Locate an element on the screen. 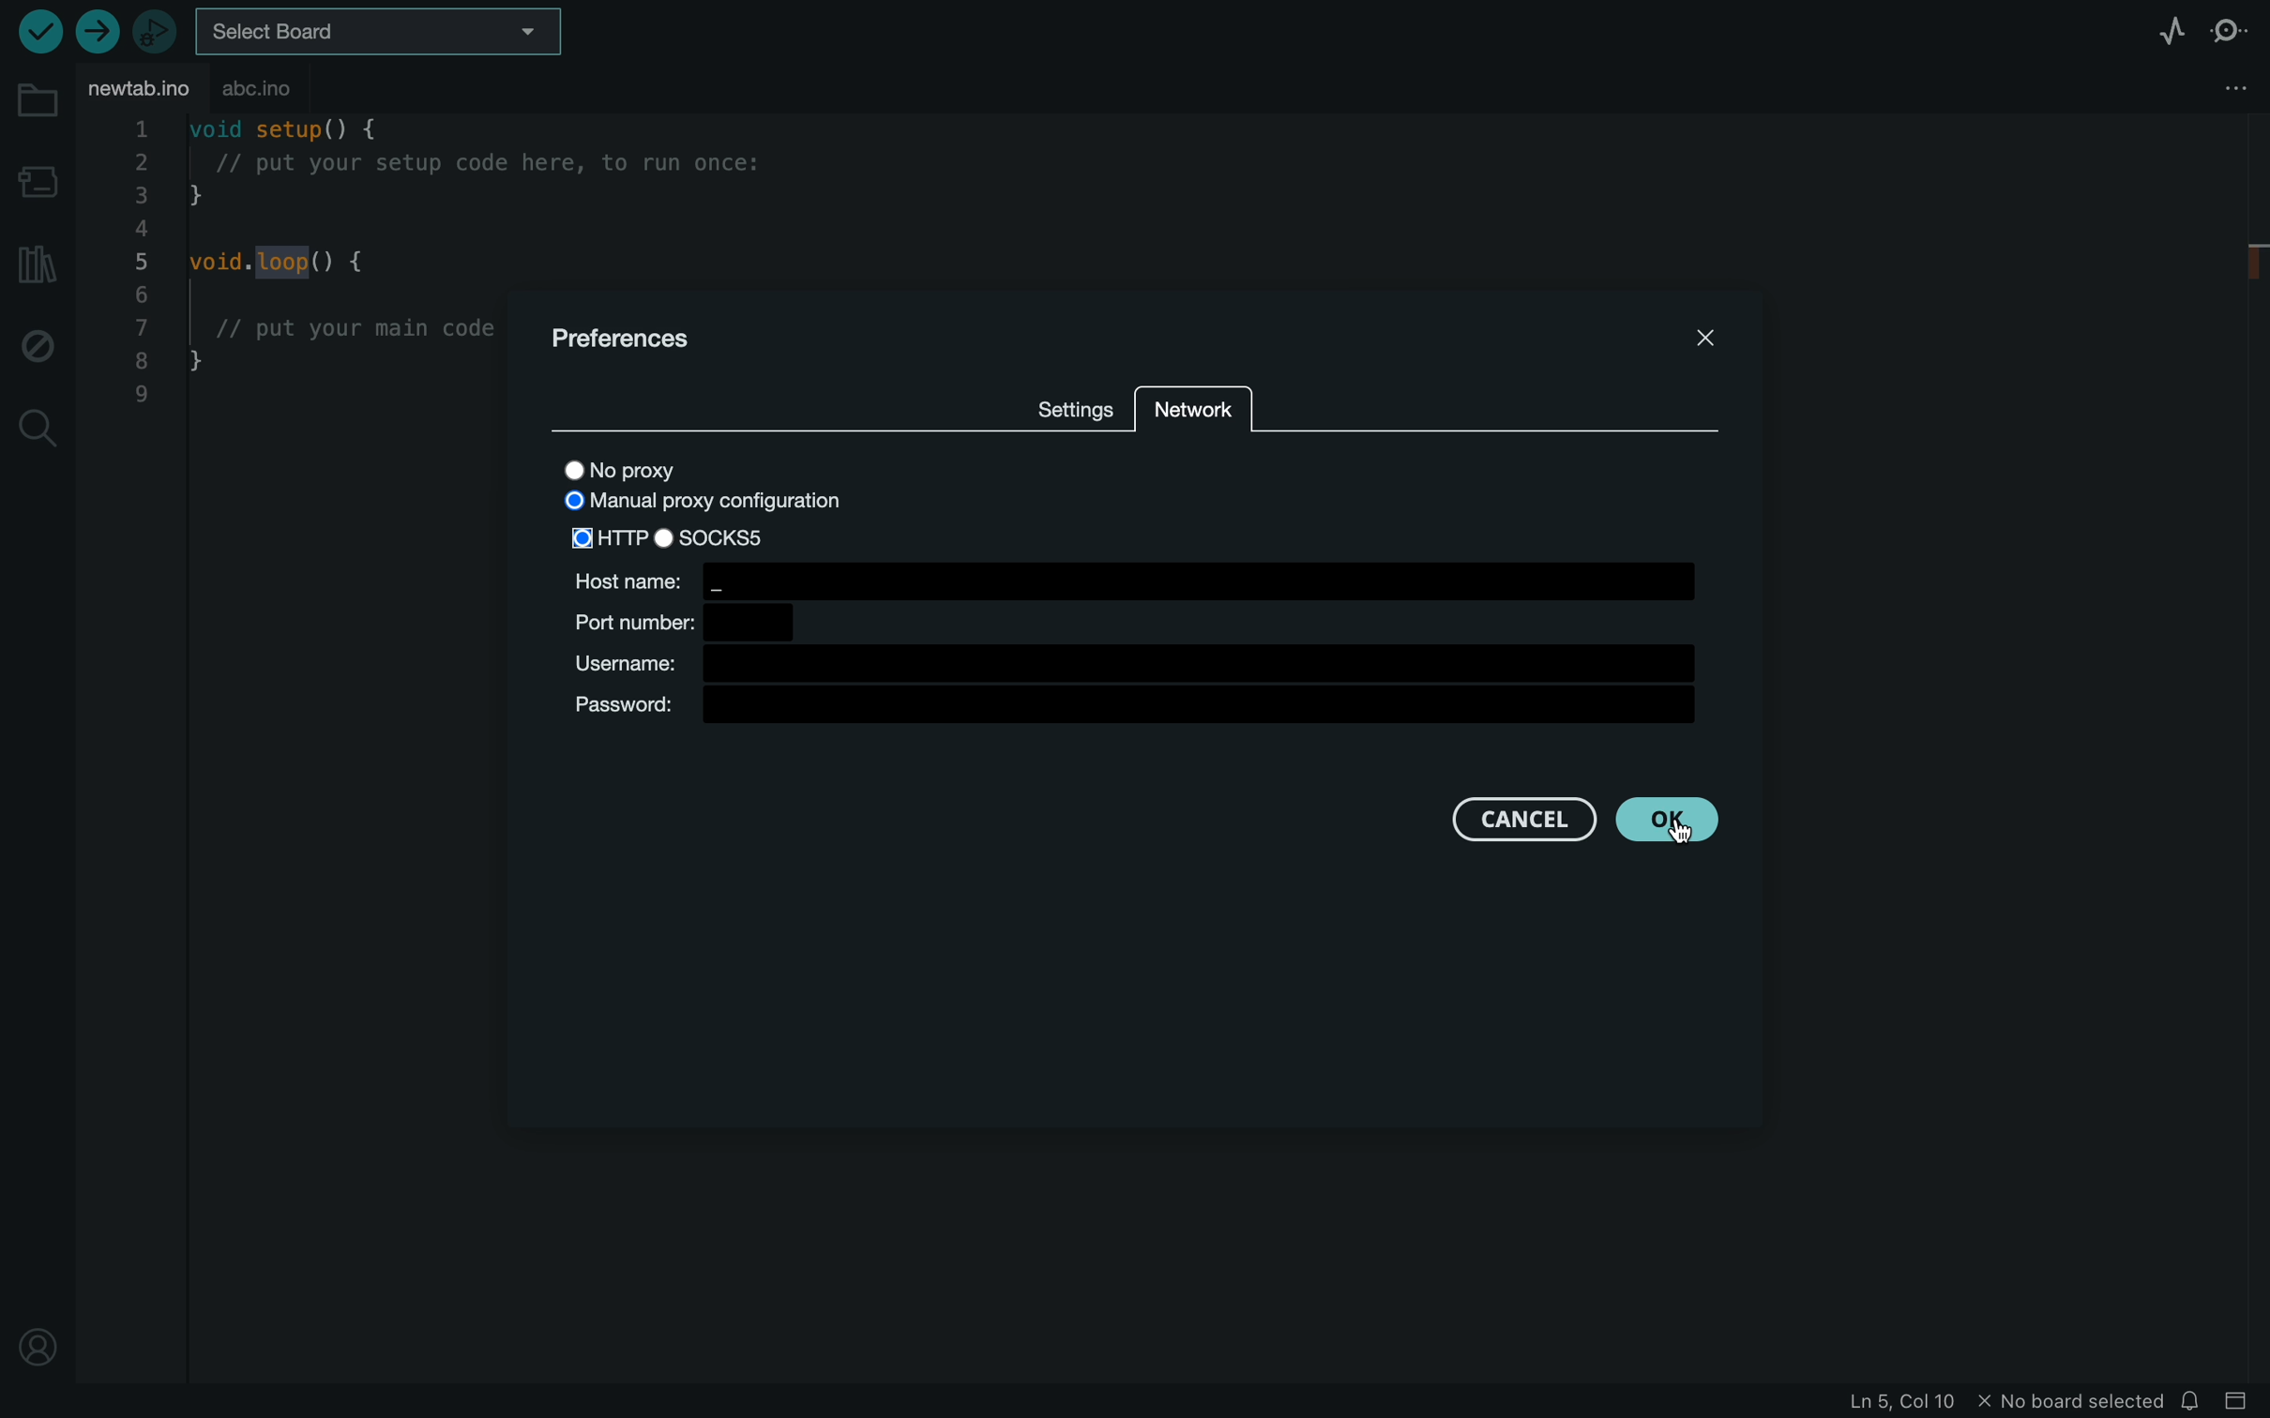 The height and width of the screenshot is (1418, 2270). serial plotter is located at coordinates (2139, 29).